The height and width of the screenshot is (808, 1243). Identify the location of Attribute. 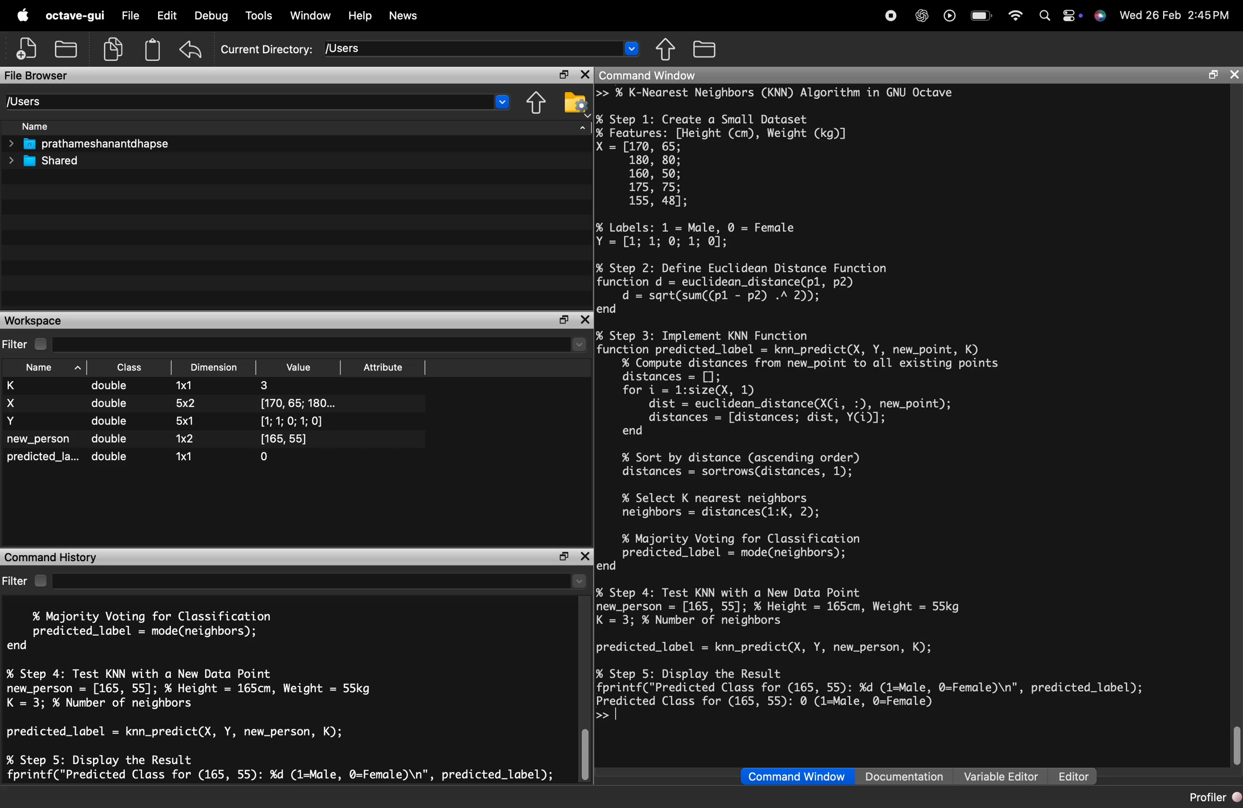
(386, 367).